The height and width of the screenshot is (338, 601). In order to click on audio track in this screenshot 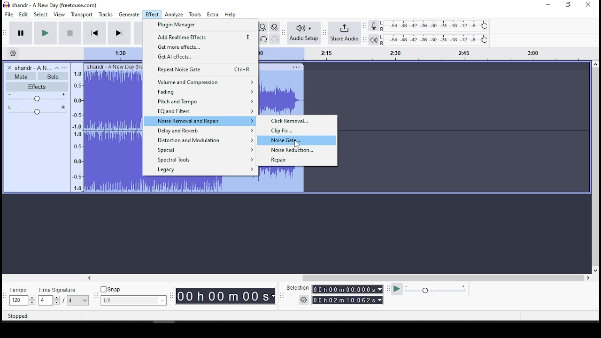, I will do `click(281, 91)`.